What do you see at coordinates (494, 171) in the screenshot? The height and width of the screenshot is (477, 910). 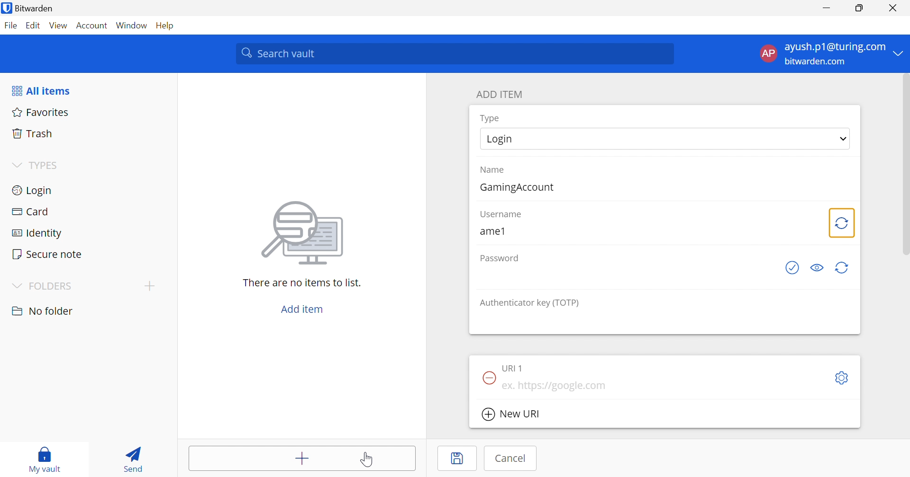 I see `Name` at bounding box center [494, 171].